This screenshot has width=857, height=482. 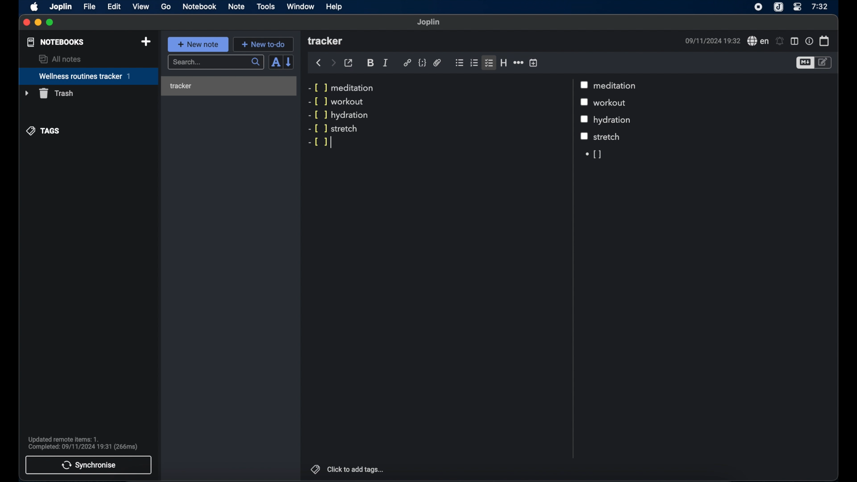 What do you see at coordinates (88, 77) in the screenshot?
I see `wellness routines tracker 1` at bounding box center [88, 77].